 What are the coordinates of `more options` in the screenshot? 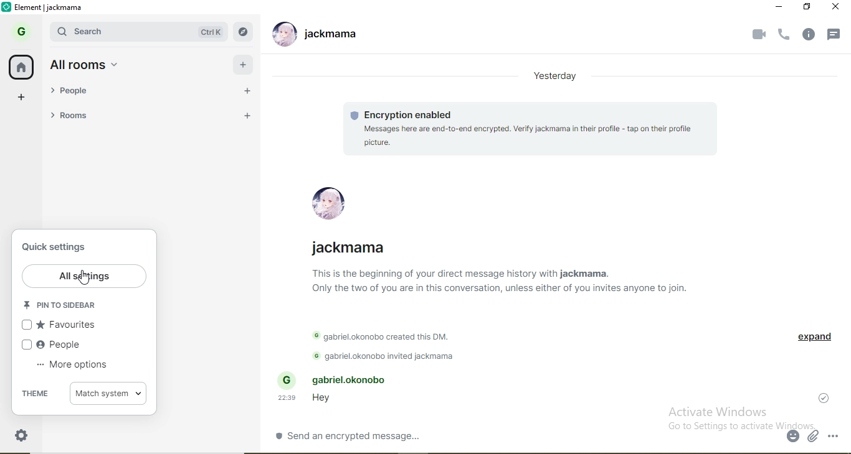 It's located at (75, 367).